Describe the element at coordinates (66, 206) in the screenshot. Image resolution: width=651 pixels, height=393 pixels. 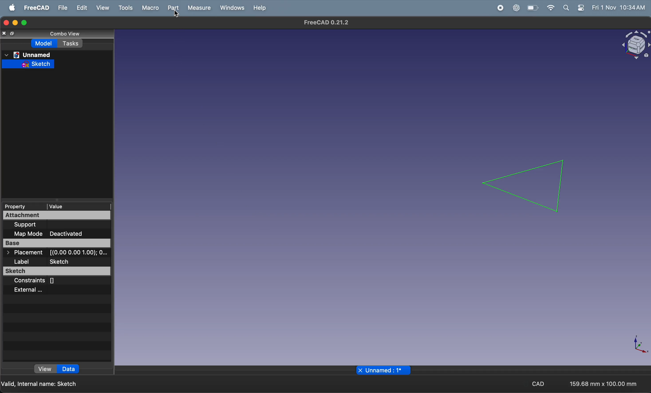
I see `value` at that location.